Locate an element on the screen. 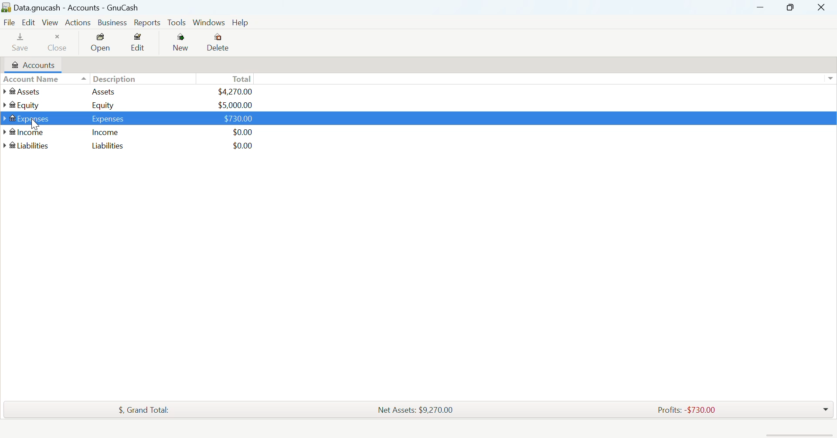 Image resolution: width=837 pixels, height=438 pixels. Edit is located at coordinates (143, 44).